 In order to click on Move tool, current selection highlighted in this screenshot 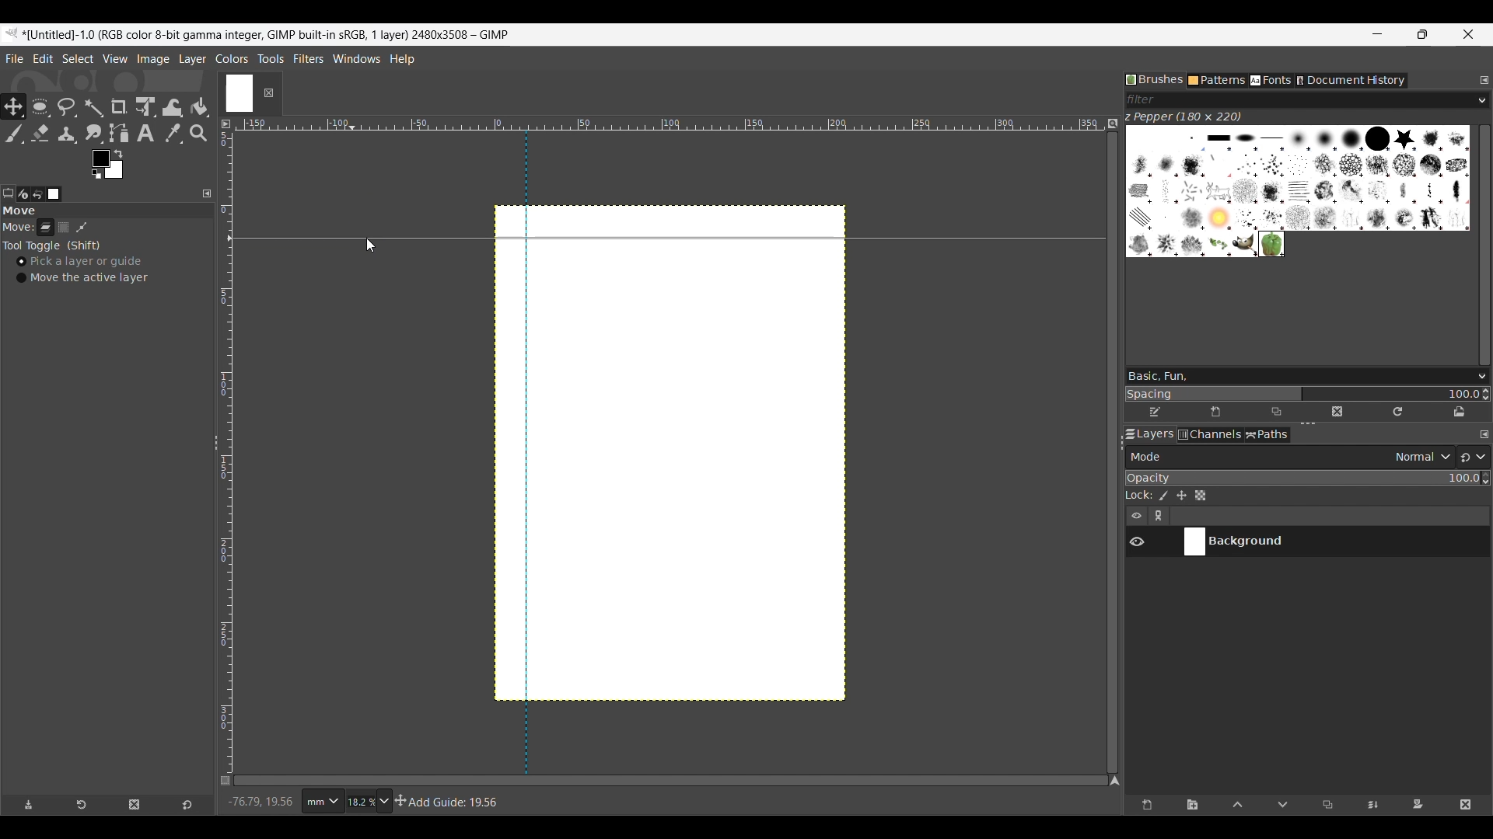, I will do `click(12, 105)`.